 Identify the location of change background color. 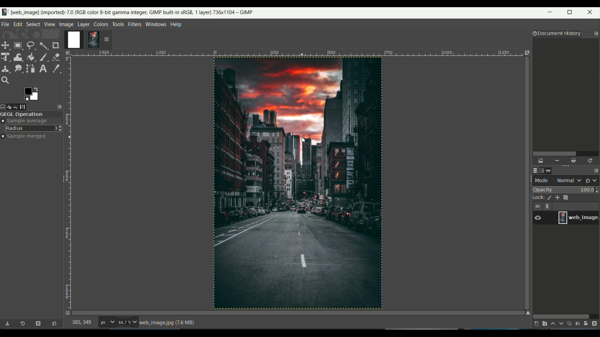
(31, 93).